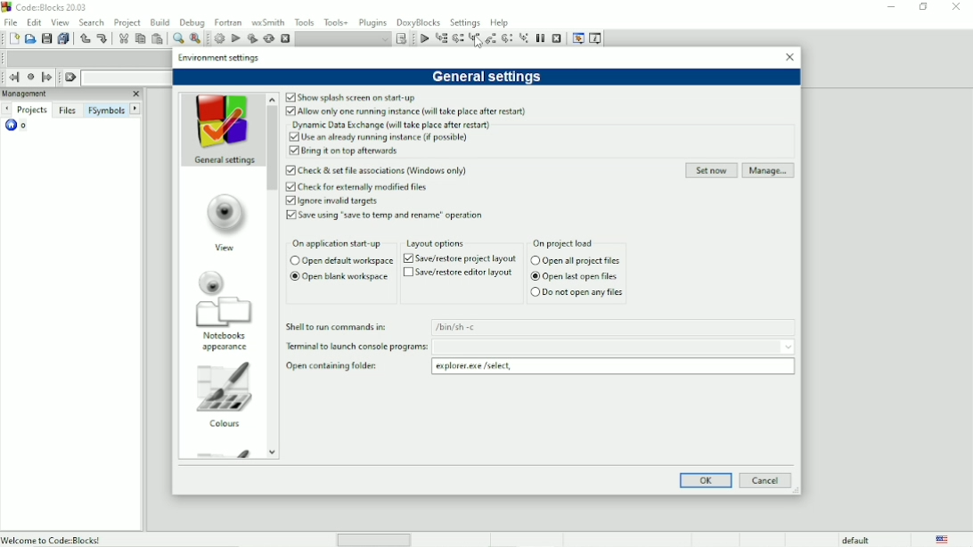 This screenshot has width=973, height=547. What do you see at coordinates (572, 276) in the screenshot?
I see `Open last open files` at bounding box center [572, 276].